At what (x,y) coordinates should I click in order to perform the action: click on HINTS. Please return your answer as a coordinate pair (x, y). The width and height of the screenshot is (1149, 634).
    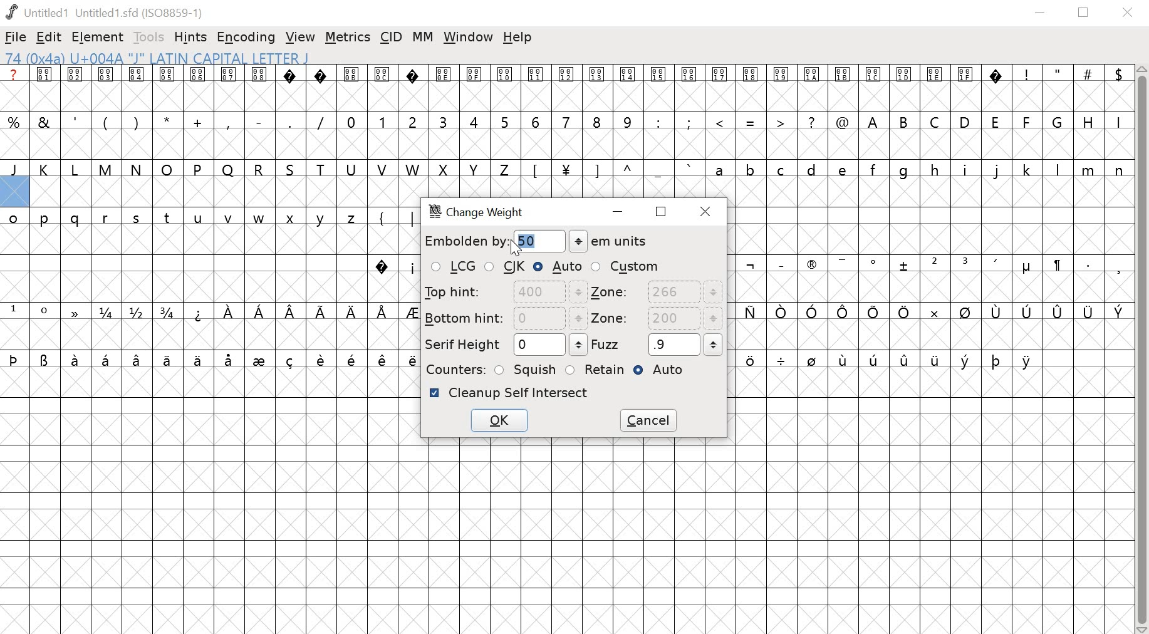
    Looking at the image, I should click on (192, 38).